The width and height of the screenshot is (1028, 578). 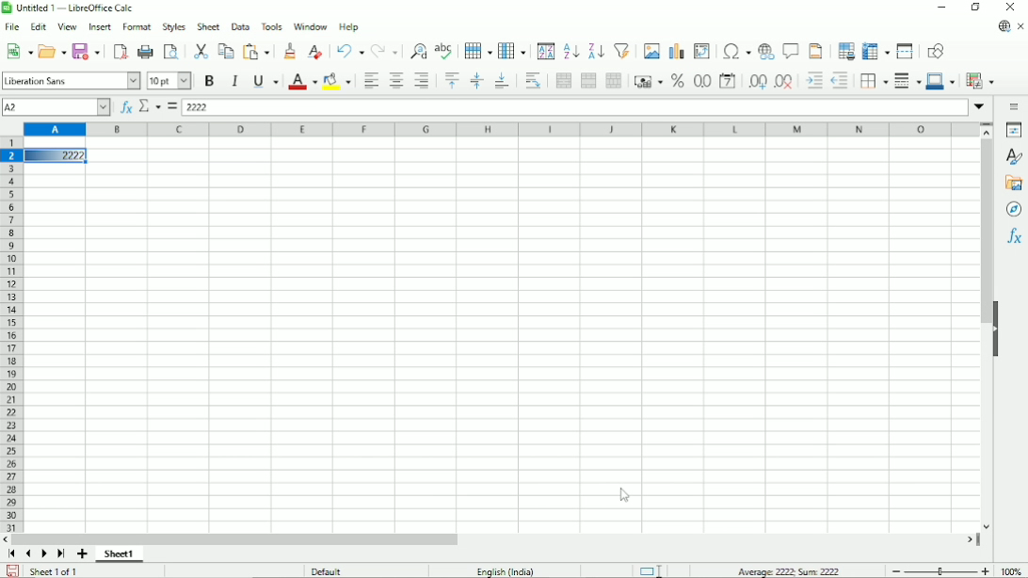 I want to click on text Language, so click(x=506, y=571).